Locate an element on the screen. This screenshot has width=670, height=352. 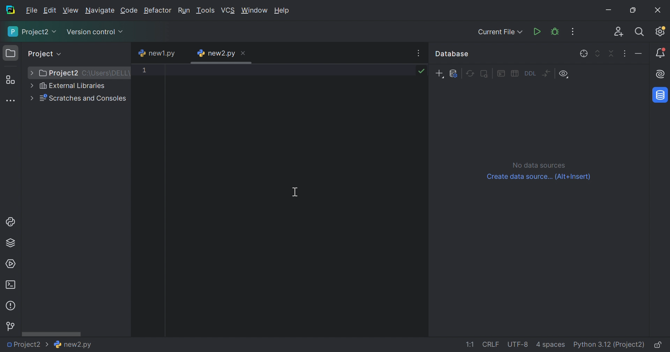
Data source properties is located at coordinates (454, 74).